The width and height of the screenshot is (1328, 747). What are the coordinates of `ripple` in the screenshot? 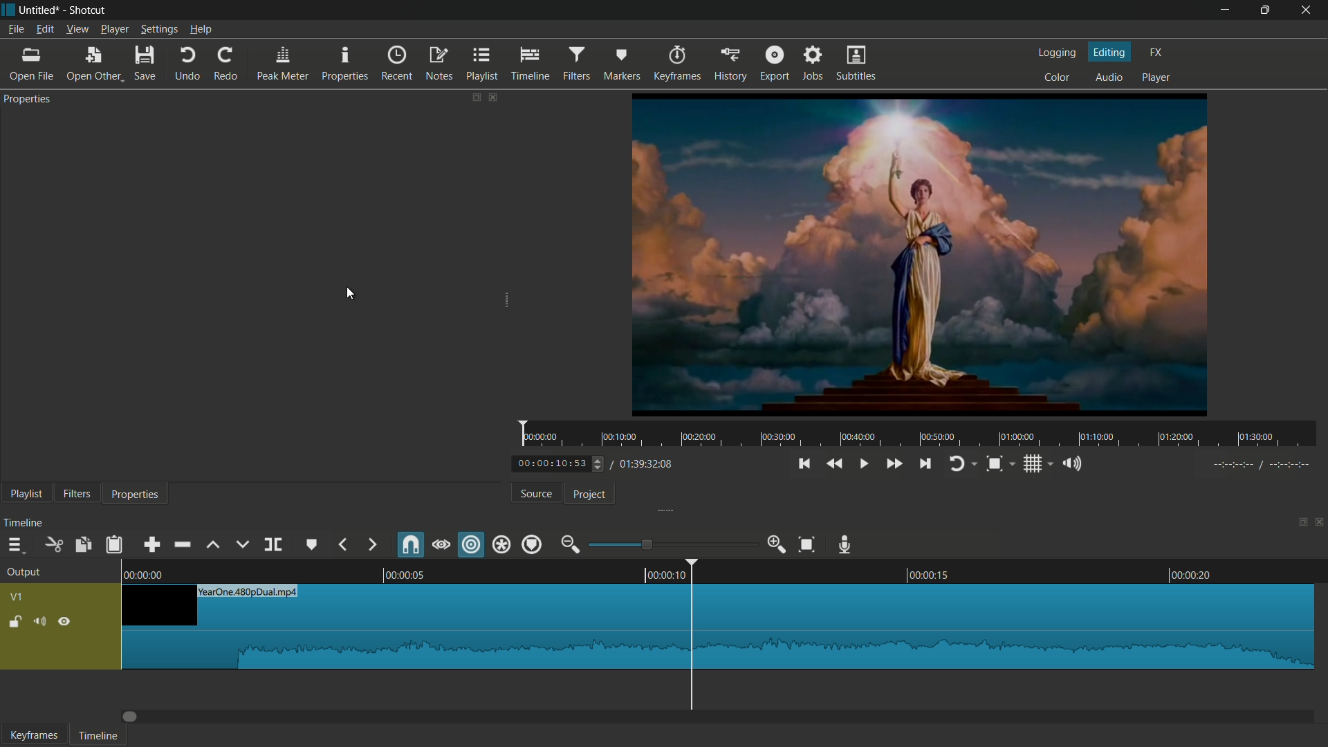 It's located at (471, 544).